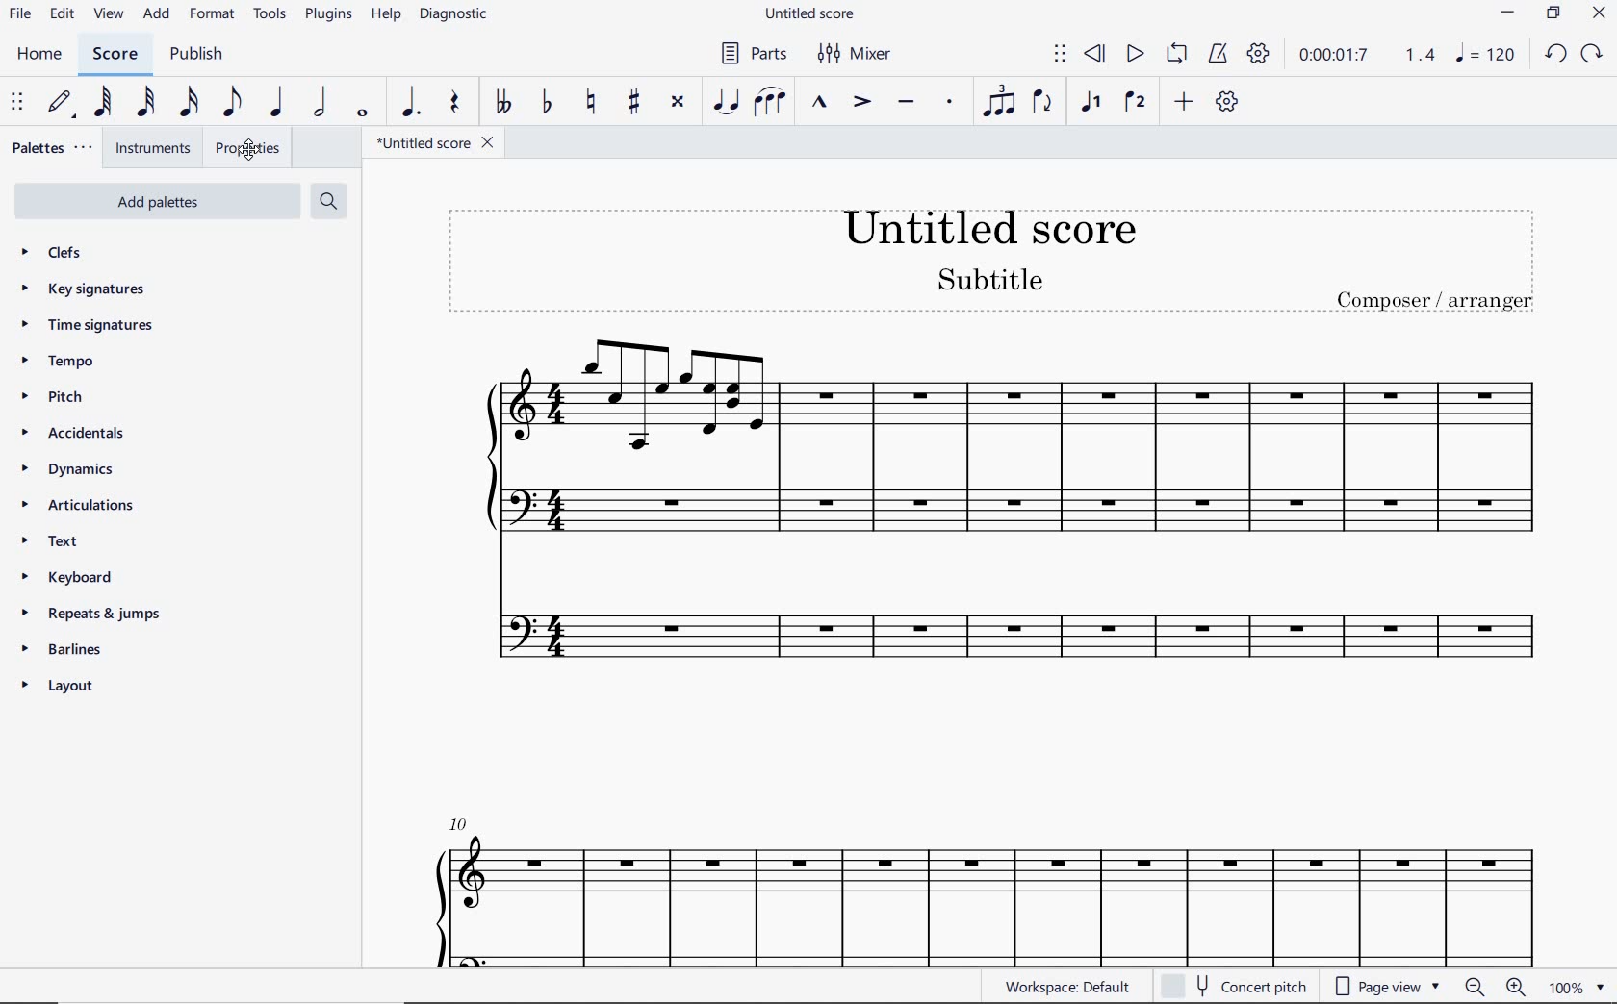 This screenshot has width=1617, height=1004. Describe the element at coordinates (1579, 987) in the screenshot. I see `ZOOM FACTOR` at that location.